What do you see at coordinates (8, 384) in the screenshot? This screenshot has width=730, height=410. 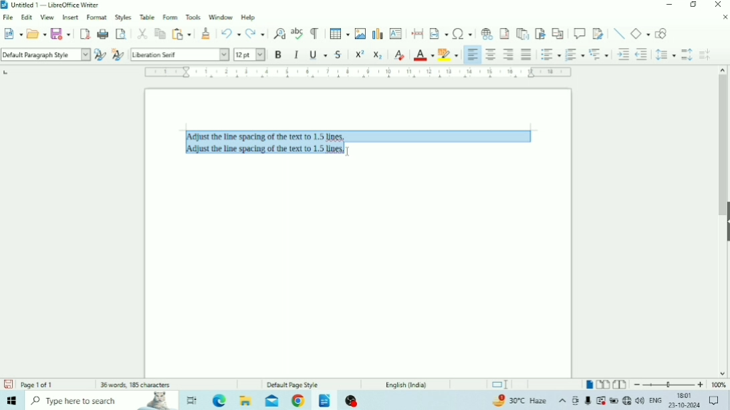 I see `Save` at bounding box center [8, 384].